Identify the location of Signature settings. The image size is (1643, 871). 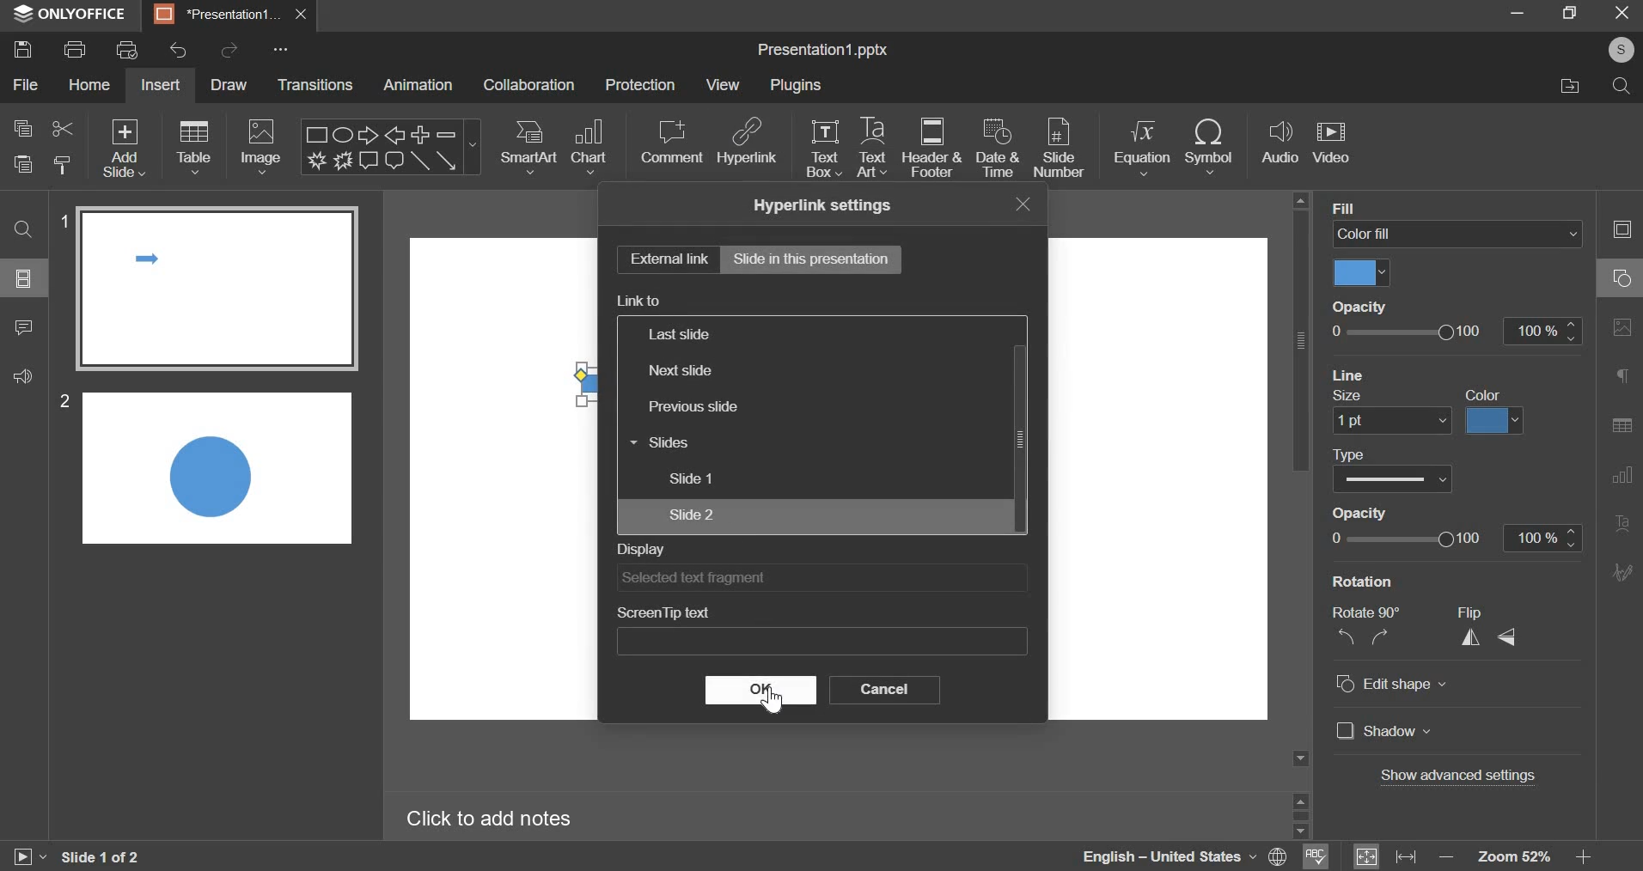
(1625, 571).